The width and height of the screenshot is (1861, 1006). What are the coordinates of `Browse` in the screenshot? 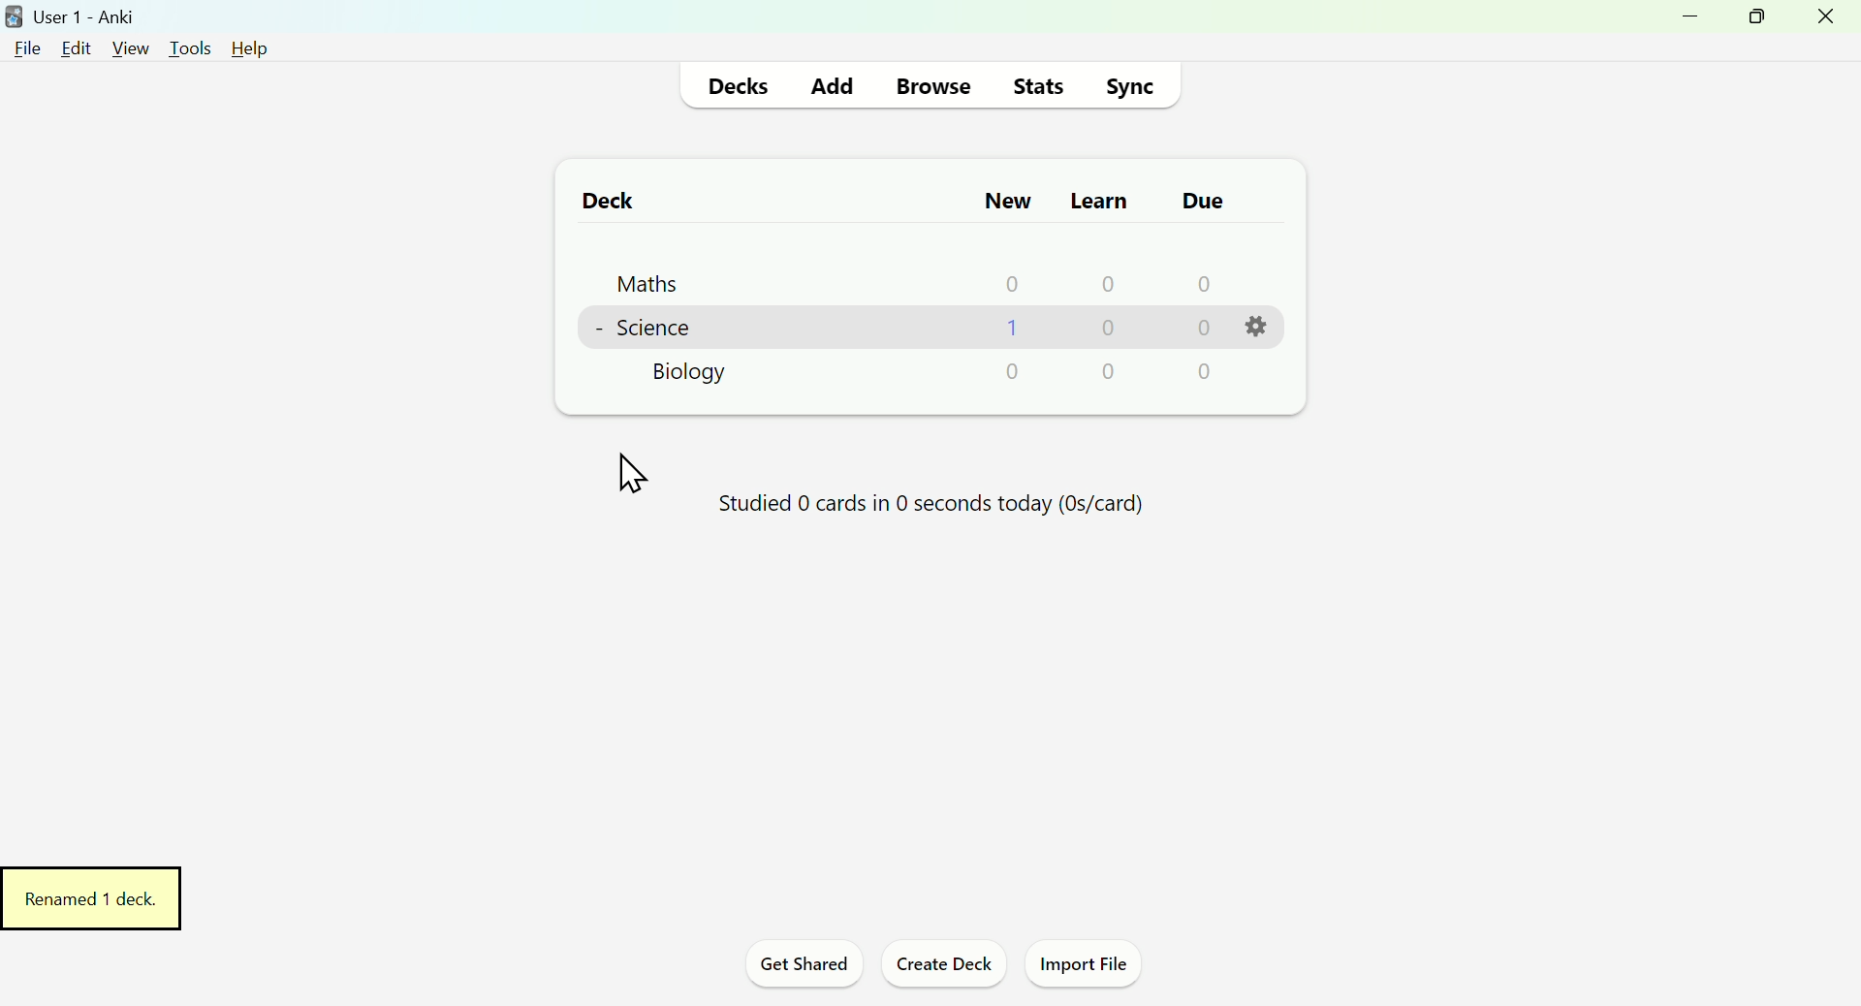 It's located at (930, 83).